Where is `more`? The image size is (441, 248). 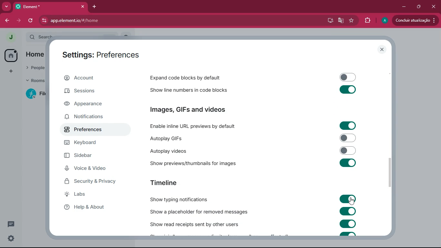 more is located at coordinates (6, 6).